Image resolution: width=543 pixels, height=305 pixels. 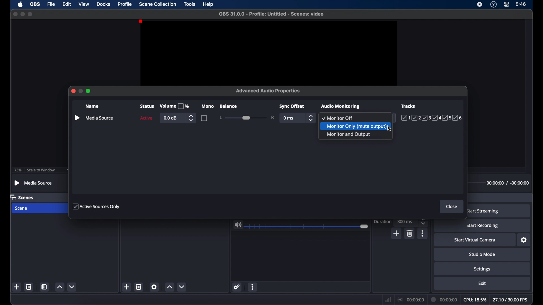 What do you see at coordinates (44, 287) in the screenshot?
I see `scene filters` at bounding box center [44, 287].